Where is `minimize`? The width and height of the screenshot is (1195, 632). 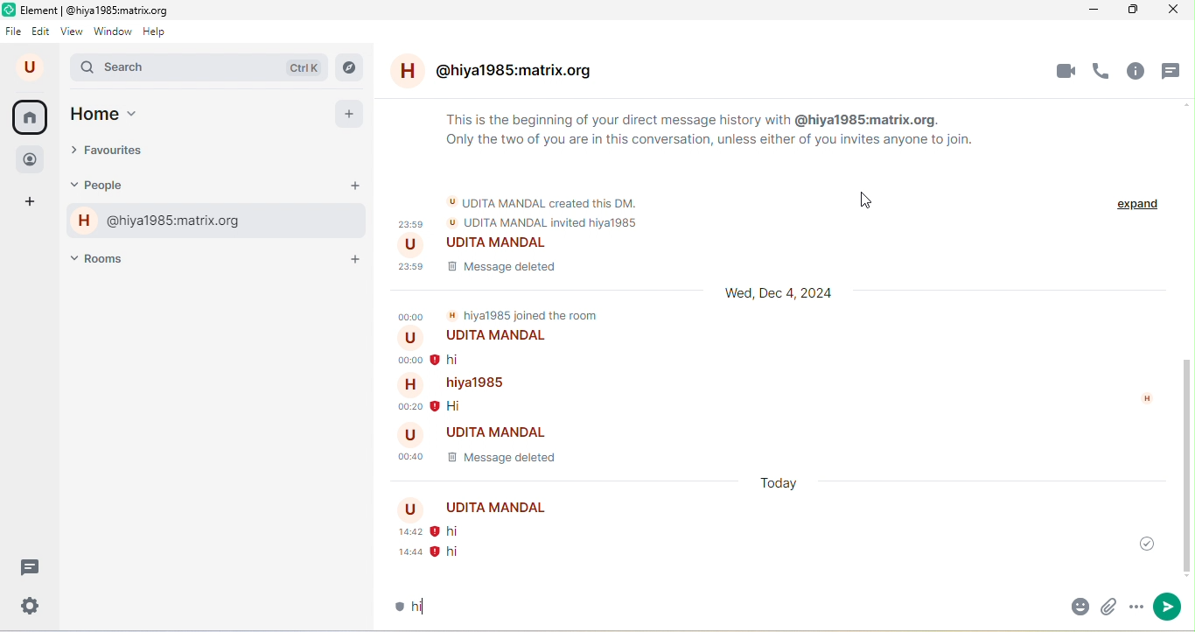 minimize is located at coordinates (1085, 11).